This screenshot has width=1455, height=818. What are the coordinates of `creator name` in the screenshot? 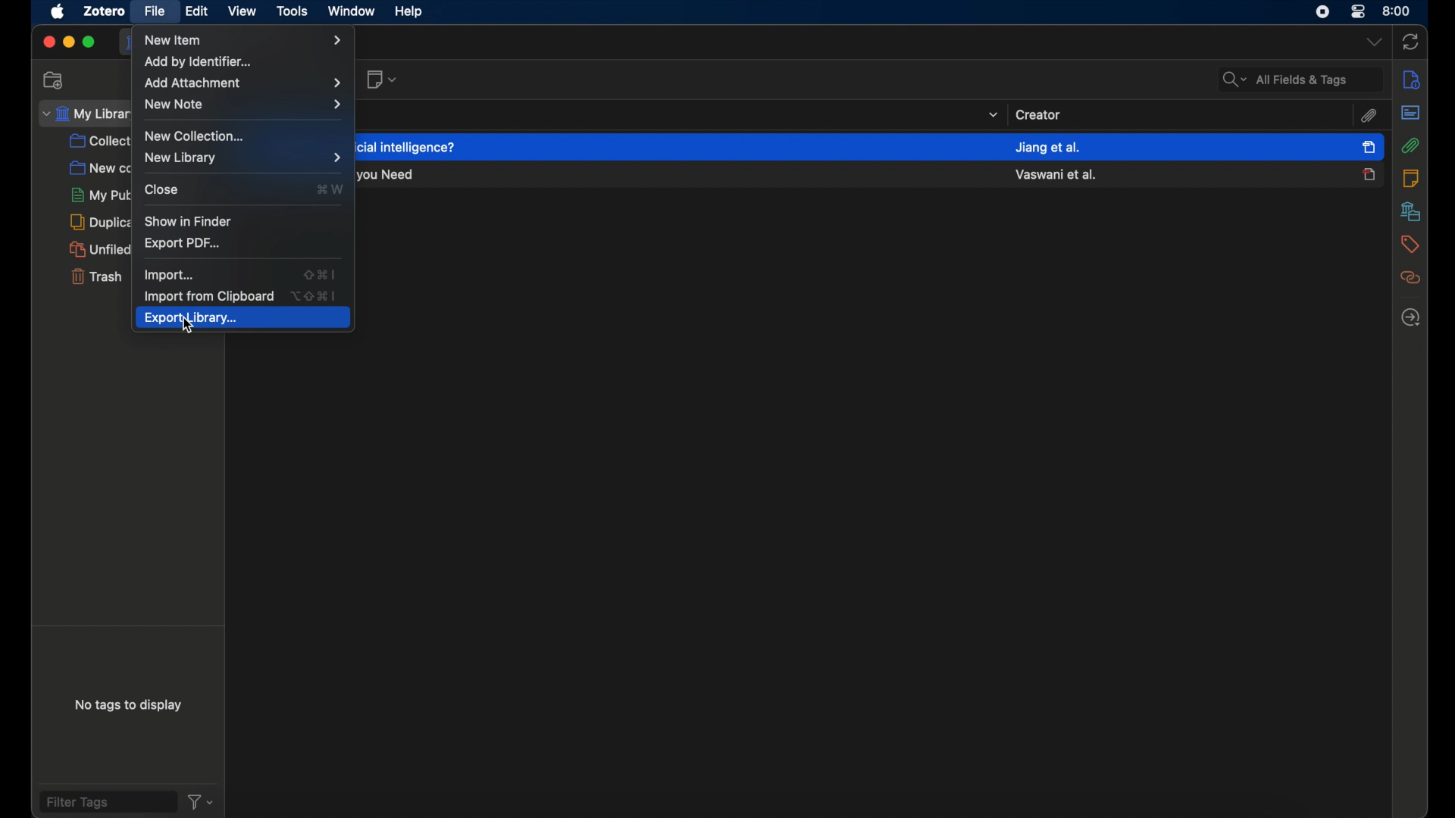 It's located at (1056, 174).